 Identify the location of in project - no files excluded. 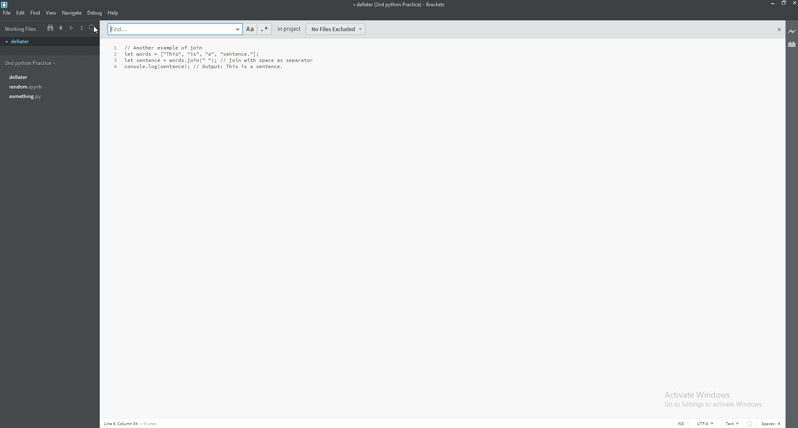
(321, 29).